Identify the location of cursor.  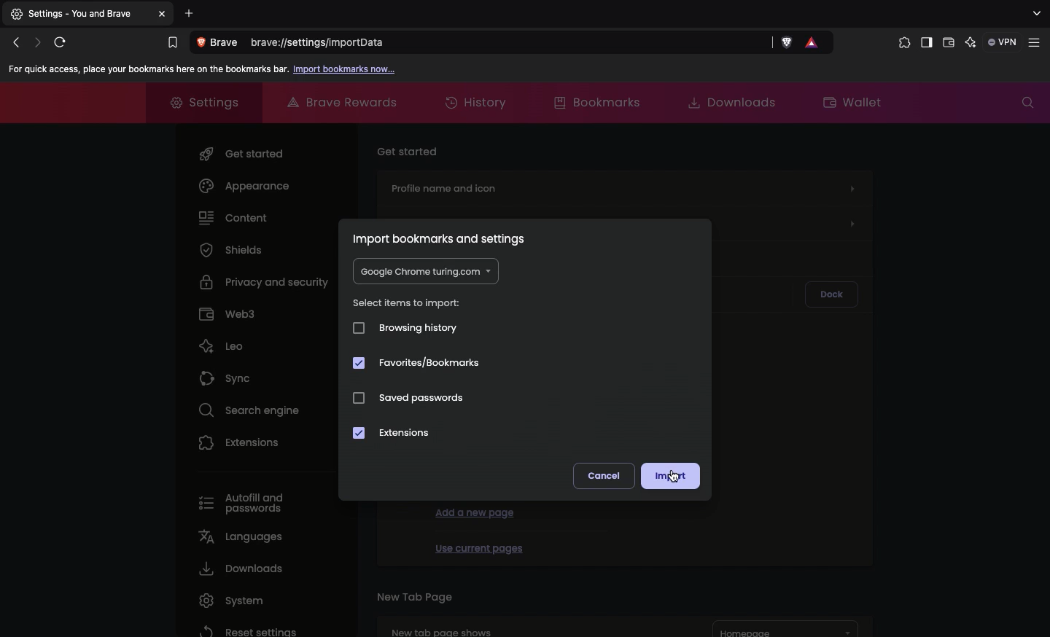
(675, 476).